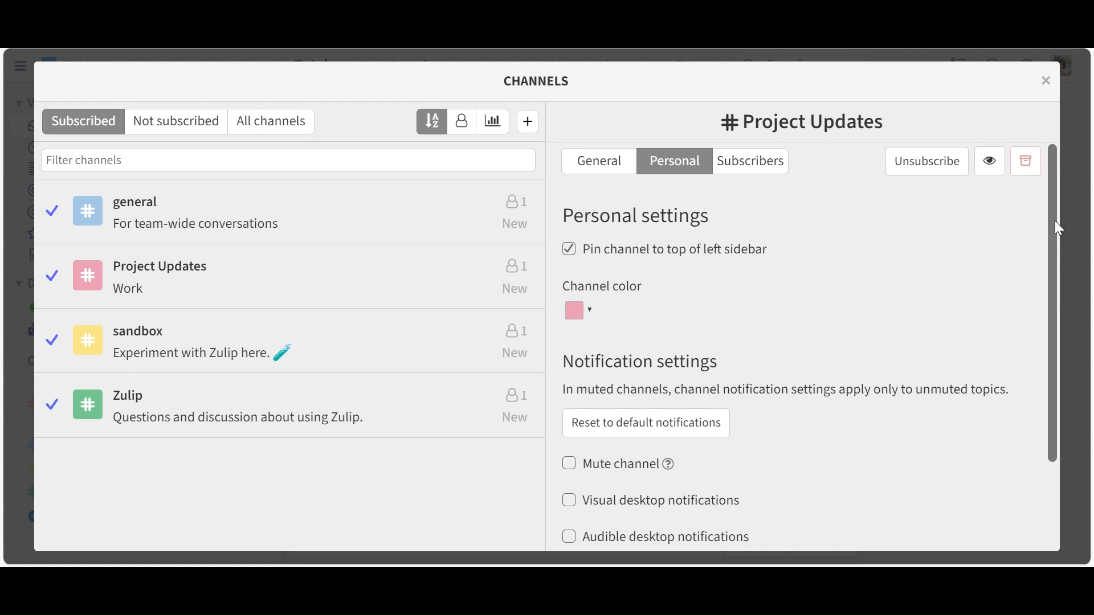  What do you see at coordinates (83, 122) in the screenshot?
I see `Subscribed channels` at bounding box center [83, 122].